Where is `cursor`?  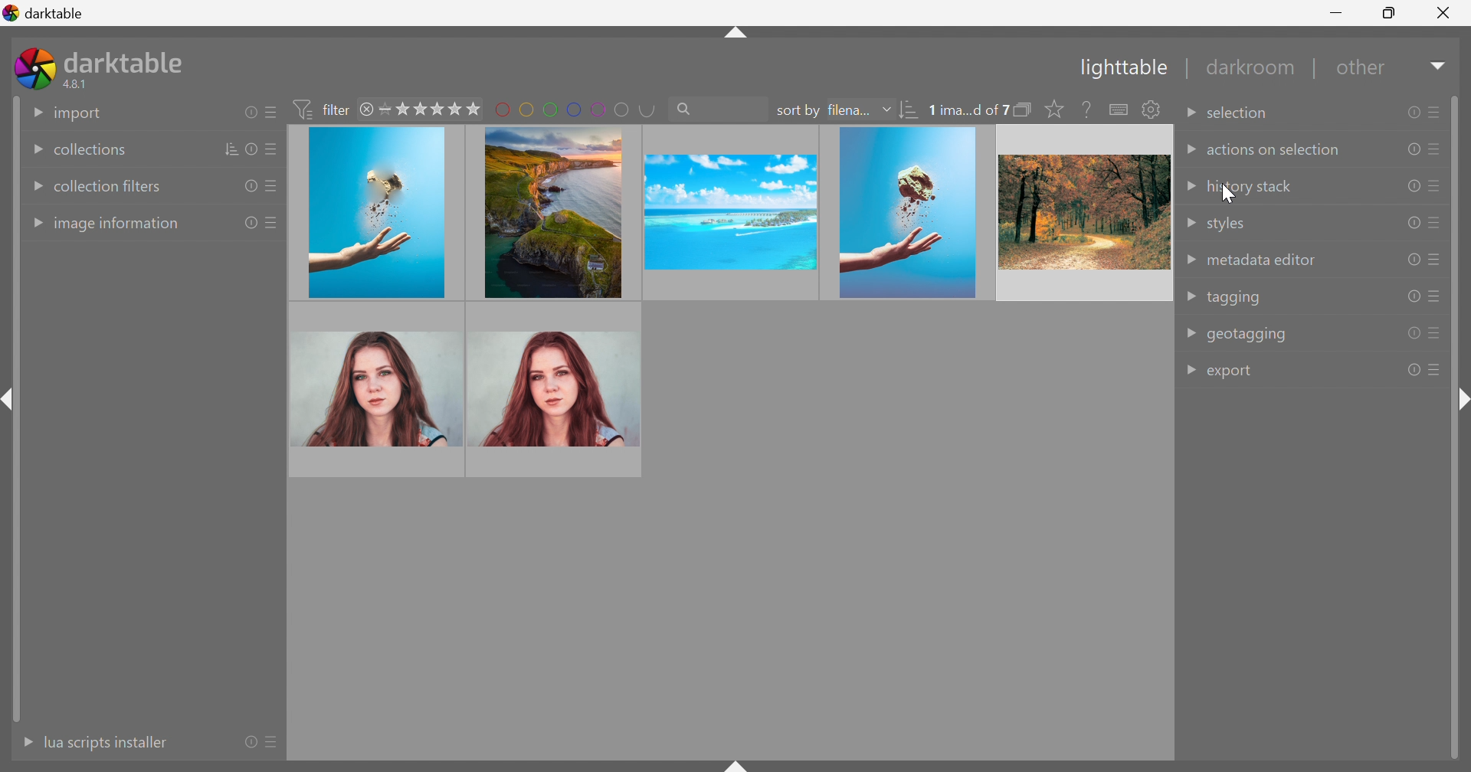
cursor is located at coordinates (1227, 195).